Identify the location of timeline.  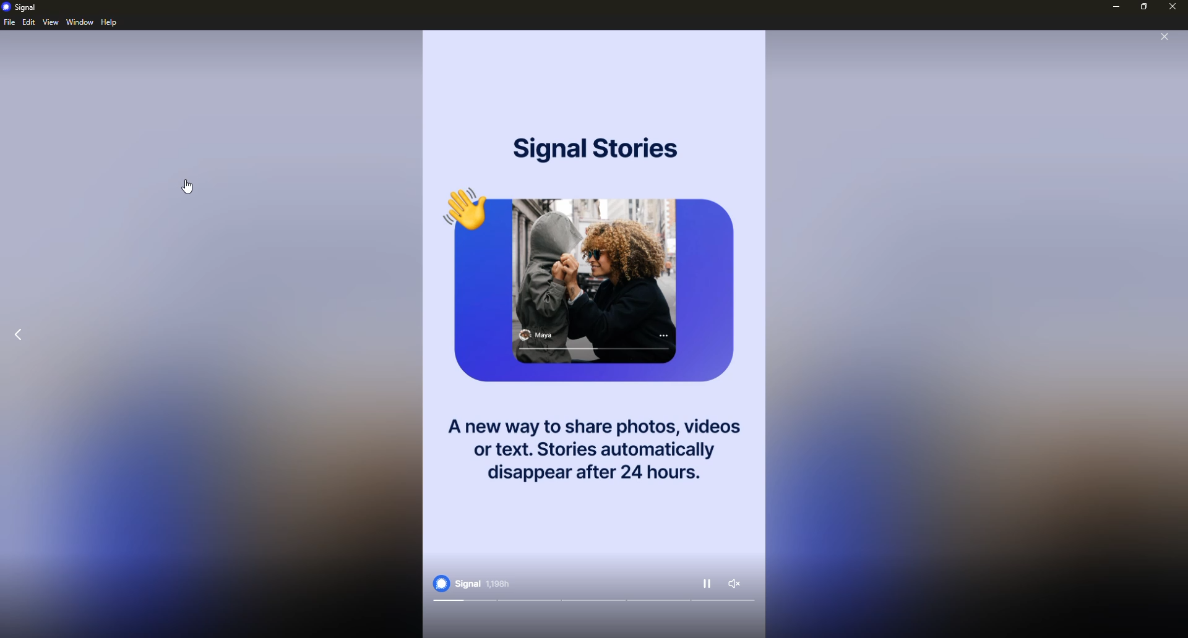
(594, 601).